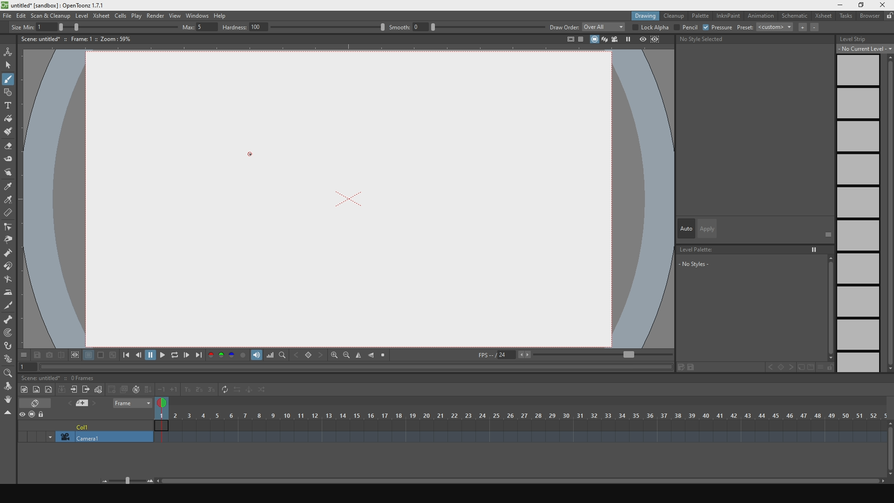 This screenshot has width=894, height=503. Describe the element at coordinates (86, 404) in the screenshot. I see `previous and next file` at that location.